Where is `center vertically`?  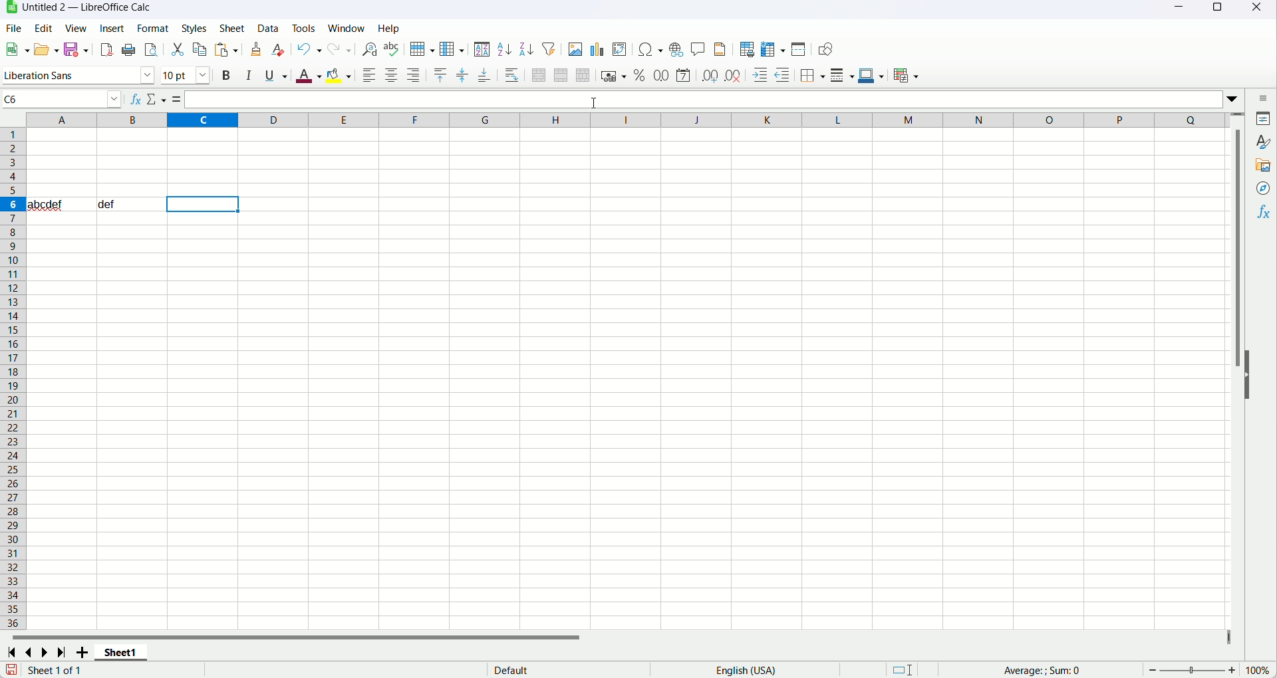
center vertically is located at coordinates (462, 76).